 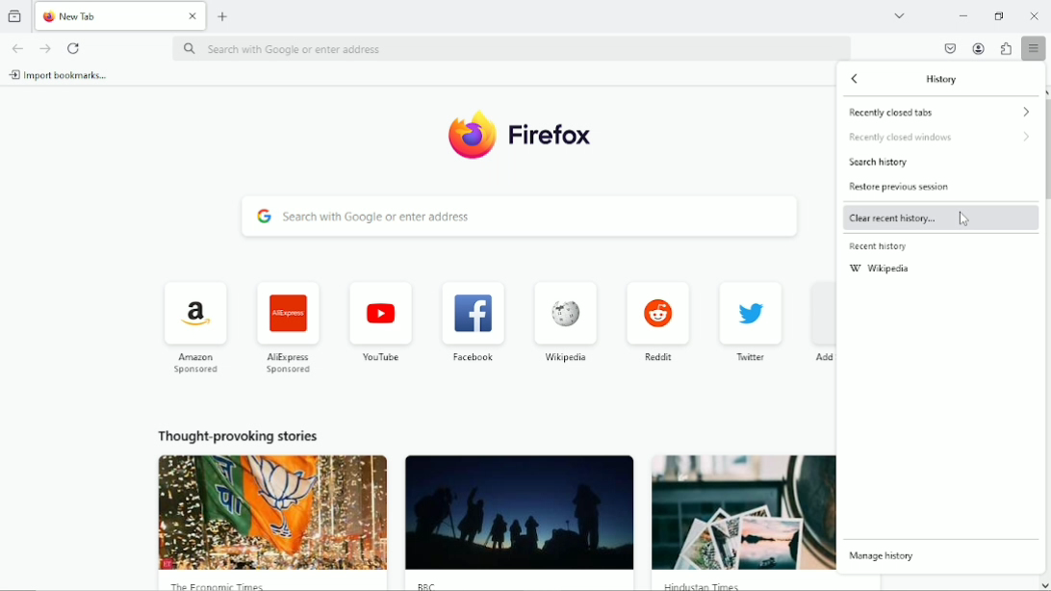 I want to click on Close, so click(x=1033, y=14).